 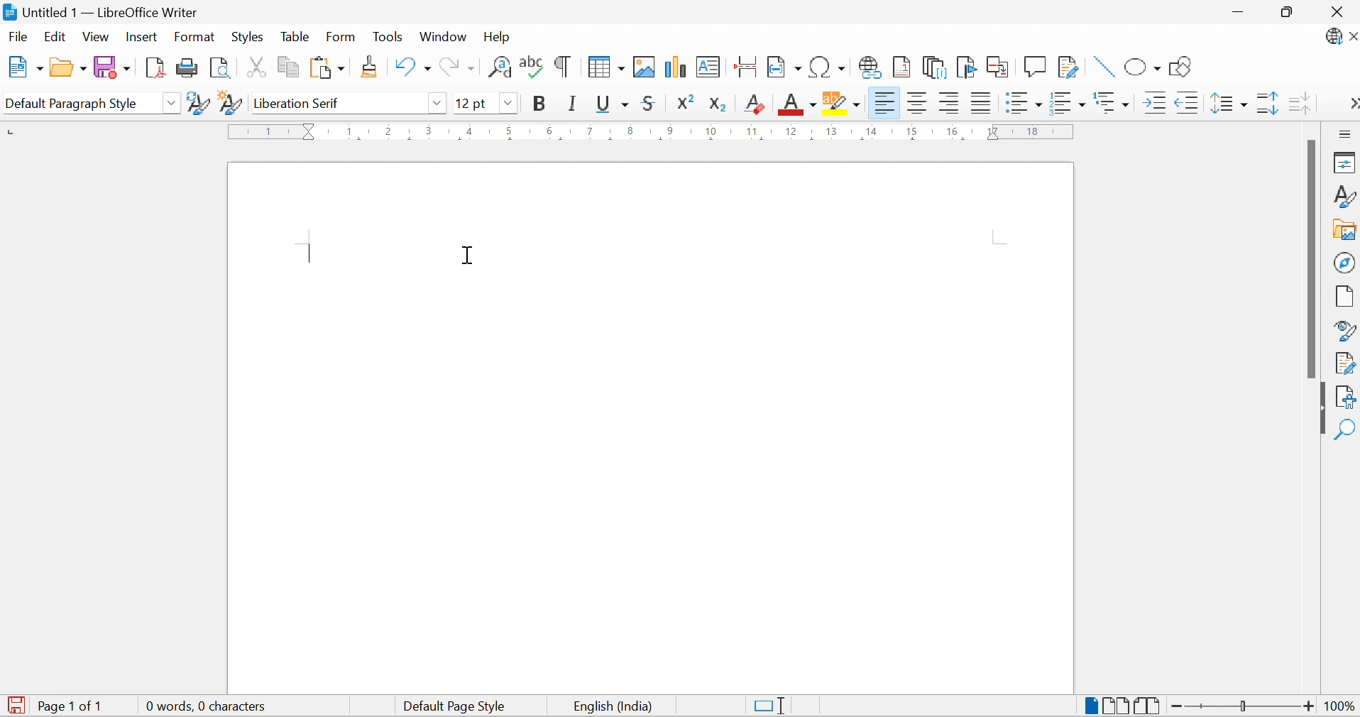 I want to click on 17, so click(x=994, y=131).